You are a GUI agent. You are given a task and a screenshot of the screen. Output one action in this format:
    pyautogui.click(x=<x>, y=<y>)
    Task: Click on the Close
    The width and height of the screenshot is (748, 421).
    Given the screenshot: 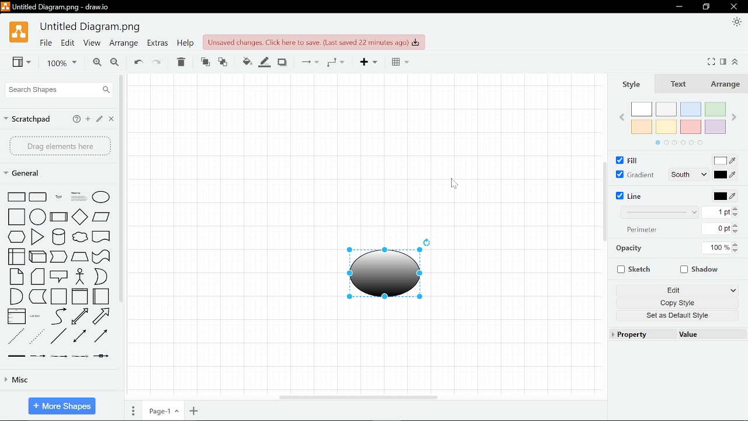 What is the action you would take?
    pyautogui.click(x=733, y=7)
    